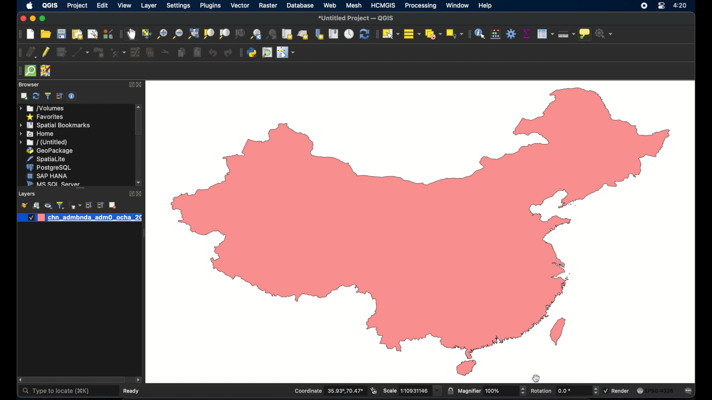  I want to click on collapse, so click(100, 205).